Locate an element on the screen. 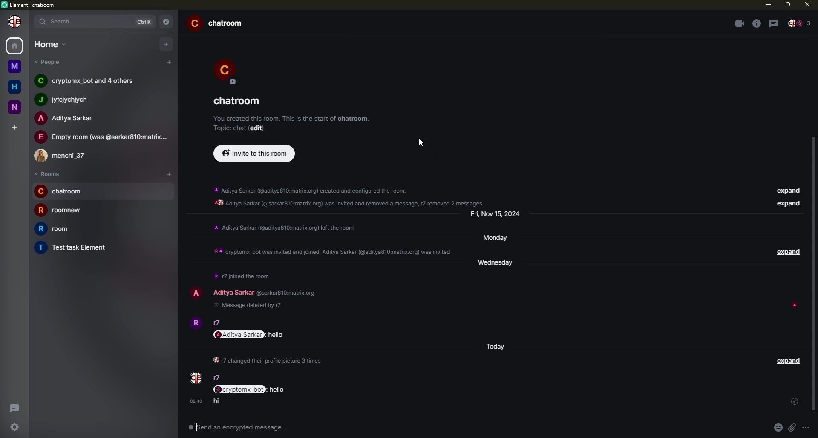 The image size is (818, 438). info is located at coordinates (330, 253).